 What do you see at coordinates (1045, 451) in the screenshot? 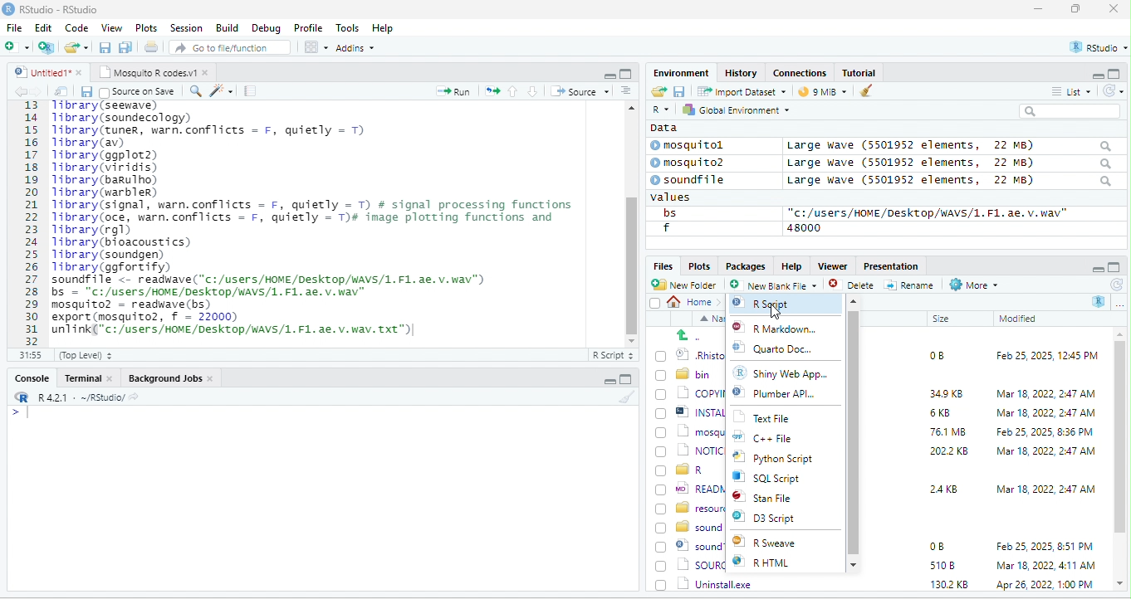
I see `‘Mar 18, 2022, 2:47 AM` at bounding box center [1045, 451].